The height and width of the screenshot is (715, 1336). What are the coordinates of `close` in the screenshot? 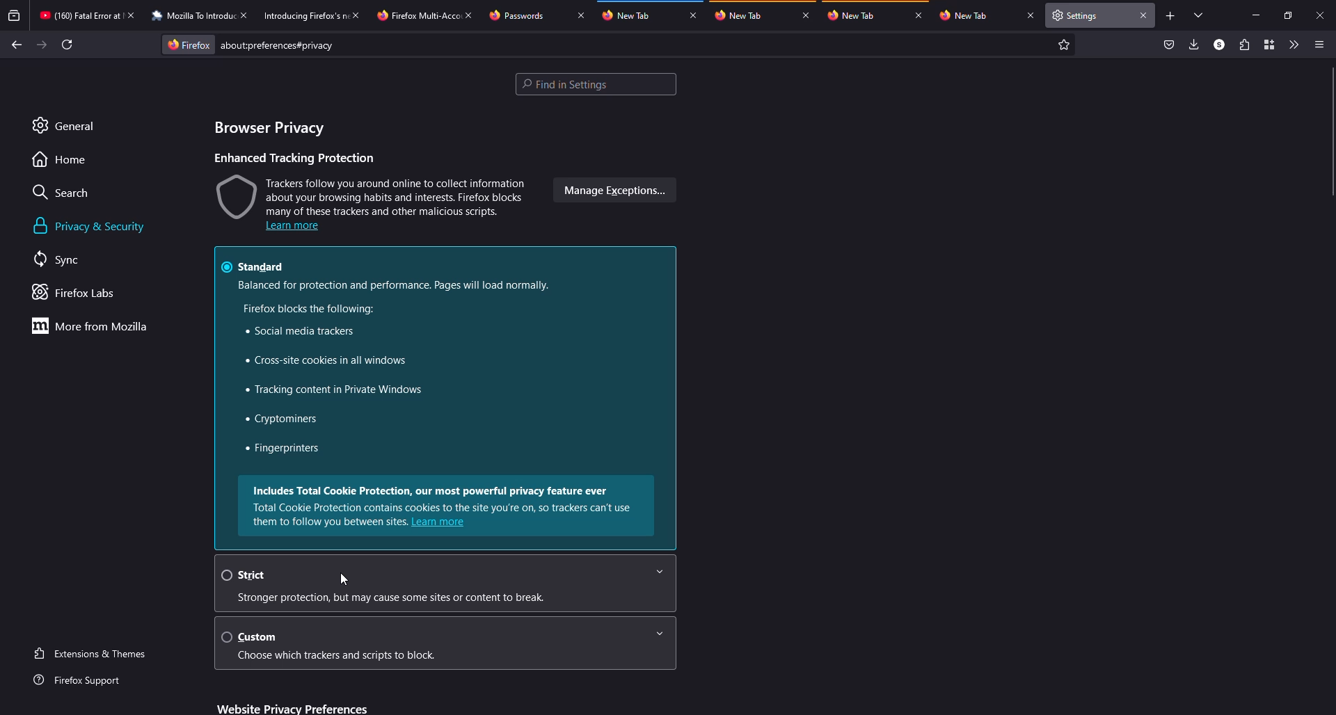 It's located at (1029, 15).